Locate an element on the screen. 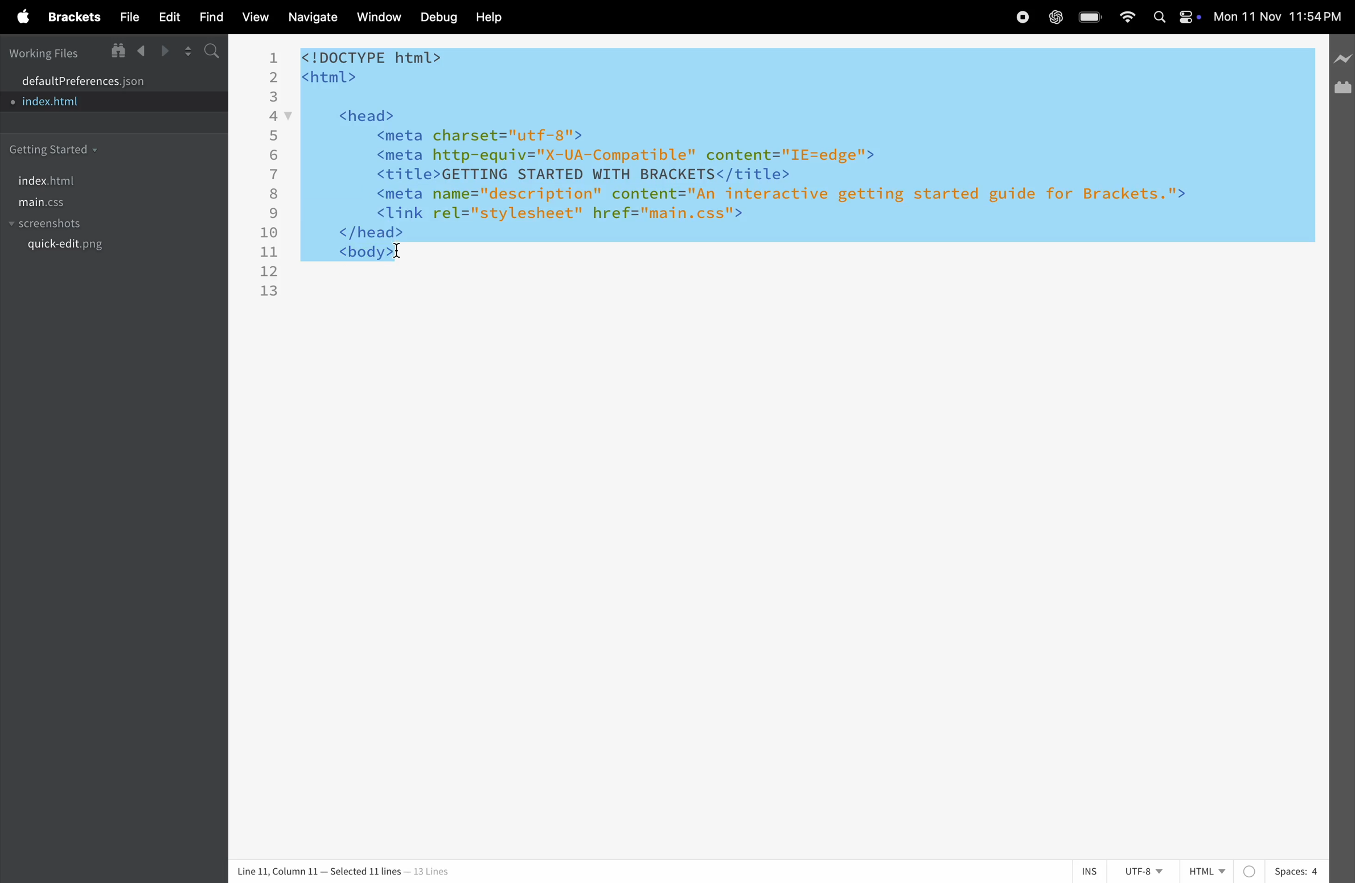  window is located at coordinates (378, 18).